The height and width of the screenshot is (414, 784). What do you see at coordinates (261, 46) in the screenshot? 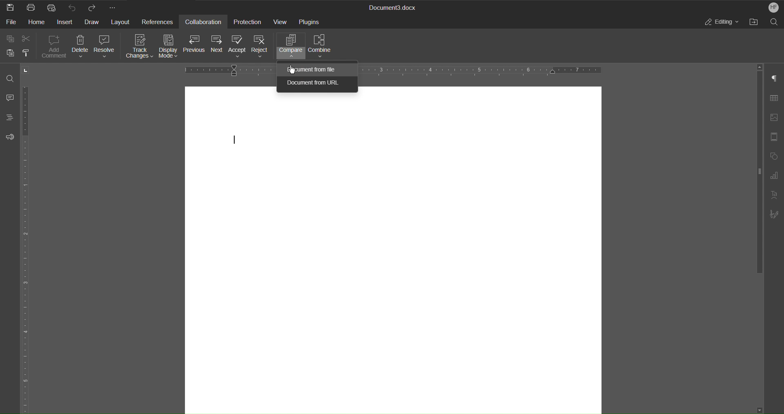
I see `Reject` at bounding box center [261, 46].